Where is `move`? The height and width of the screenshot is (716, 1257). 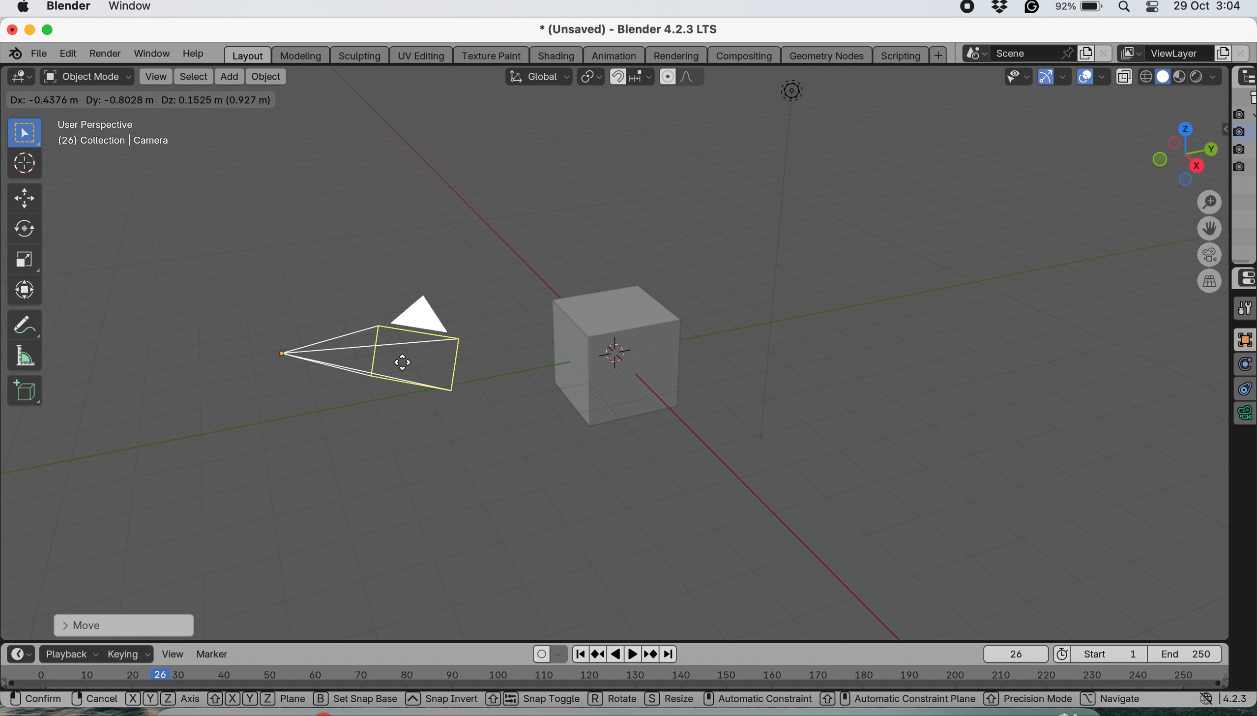
move is located at coordinates (123, 625).